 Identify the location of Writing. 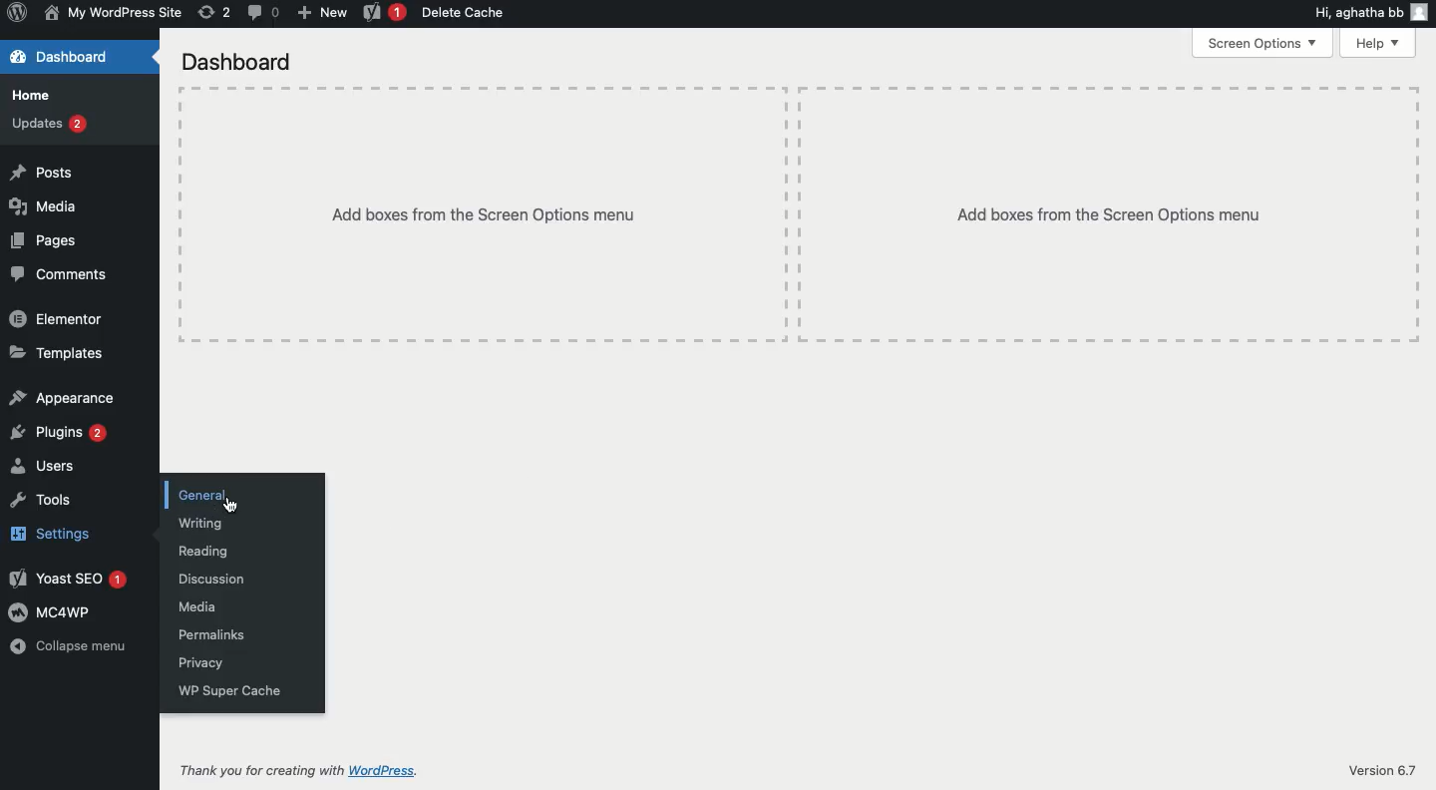
(198, 523).